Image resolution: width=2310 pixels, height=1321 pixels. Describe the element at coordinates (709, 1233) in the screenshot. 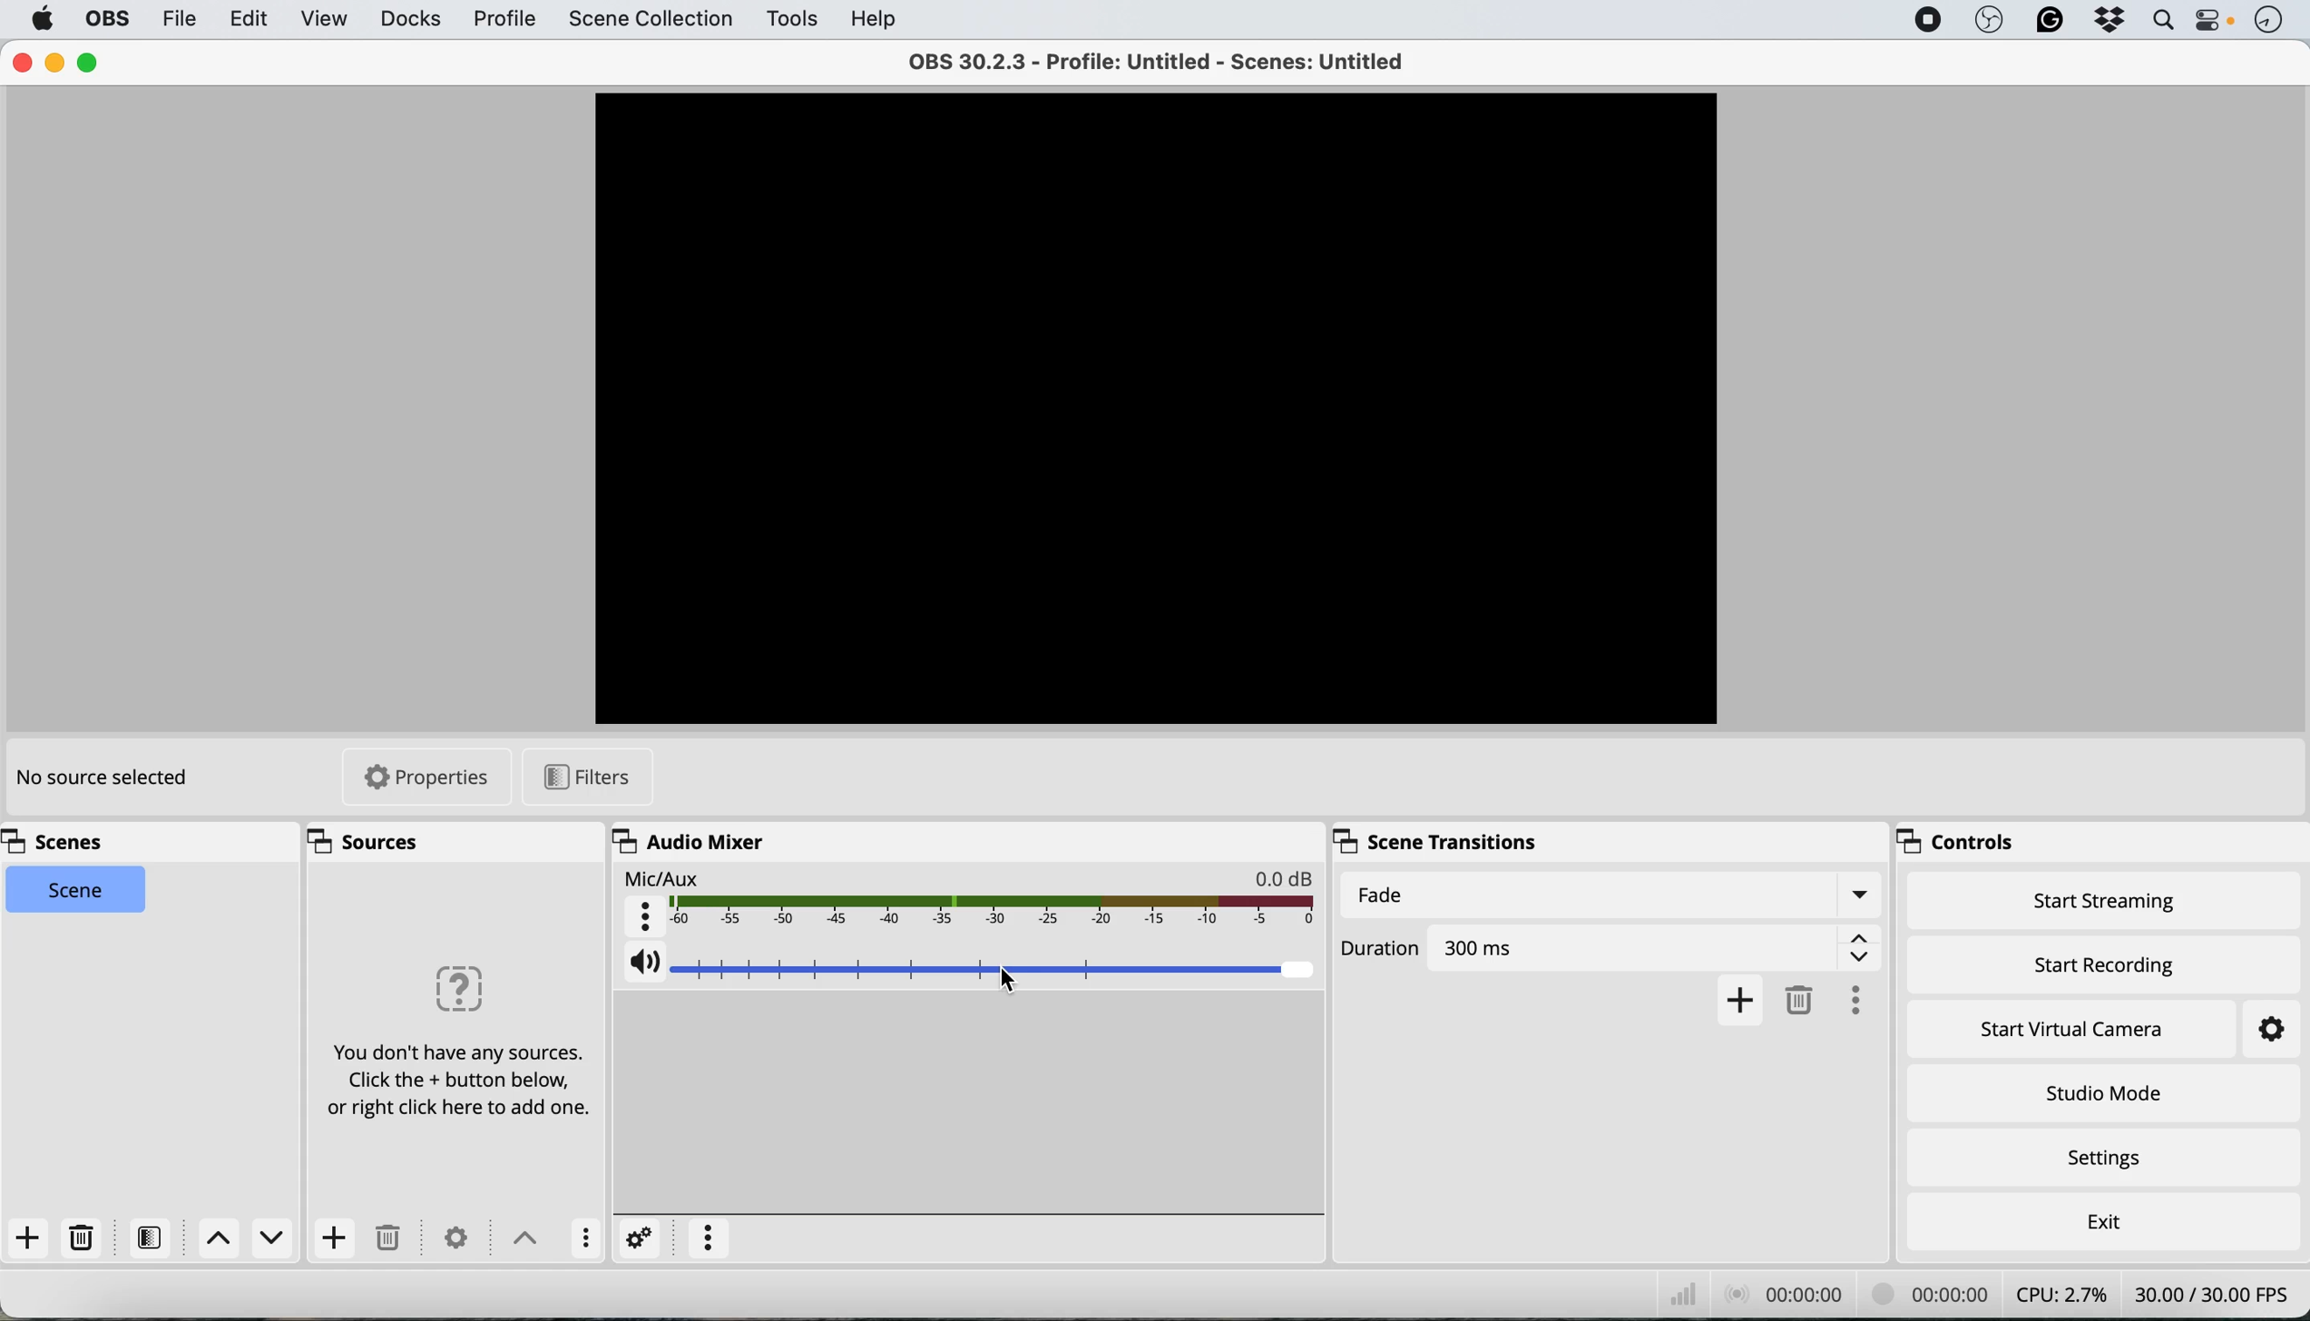

I see `more options` at that location.